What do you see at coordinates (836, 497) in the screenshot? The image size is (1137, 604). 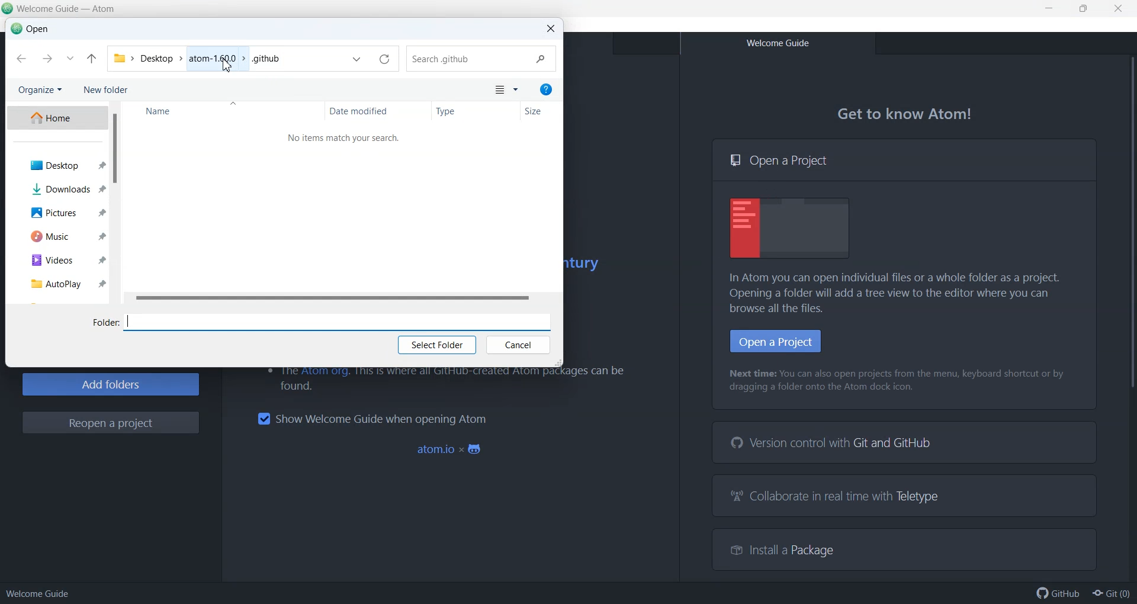 I see `Collaborate in real time with Teletype` at bounding box center [836, 497].